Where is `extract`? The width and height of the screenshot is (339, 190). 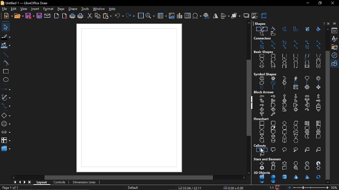
extract is located at coordinates (284, 136).